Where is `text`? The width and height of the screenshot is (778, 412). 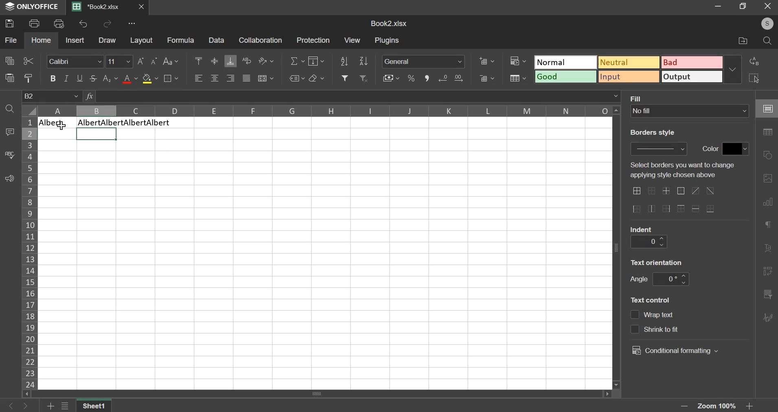
text is located at coordinates (660, 263).